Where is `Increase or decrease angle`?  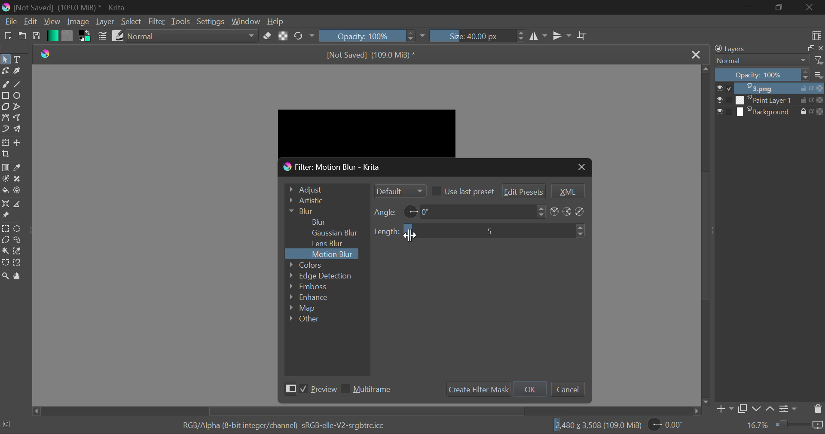
Increase or decrease angle is located at coordinates (541, 211).